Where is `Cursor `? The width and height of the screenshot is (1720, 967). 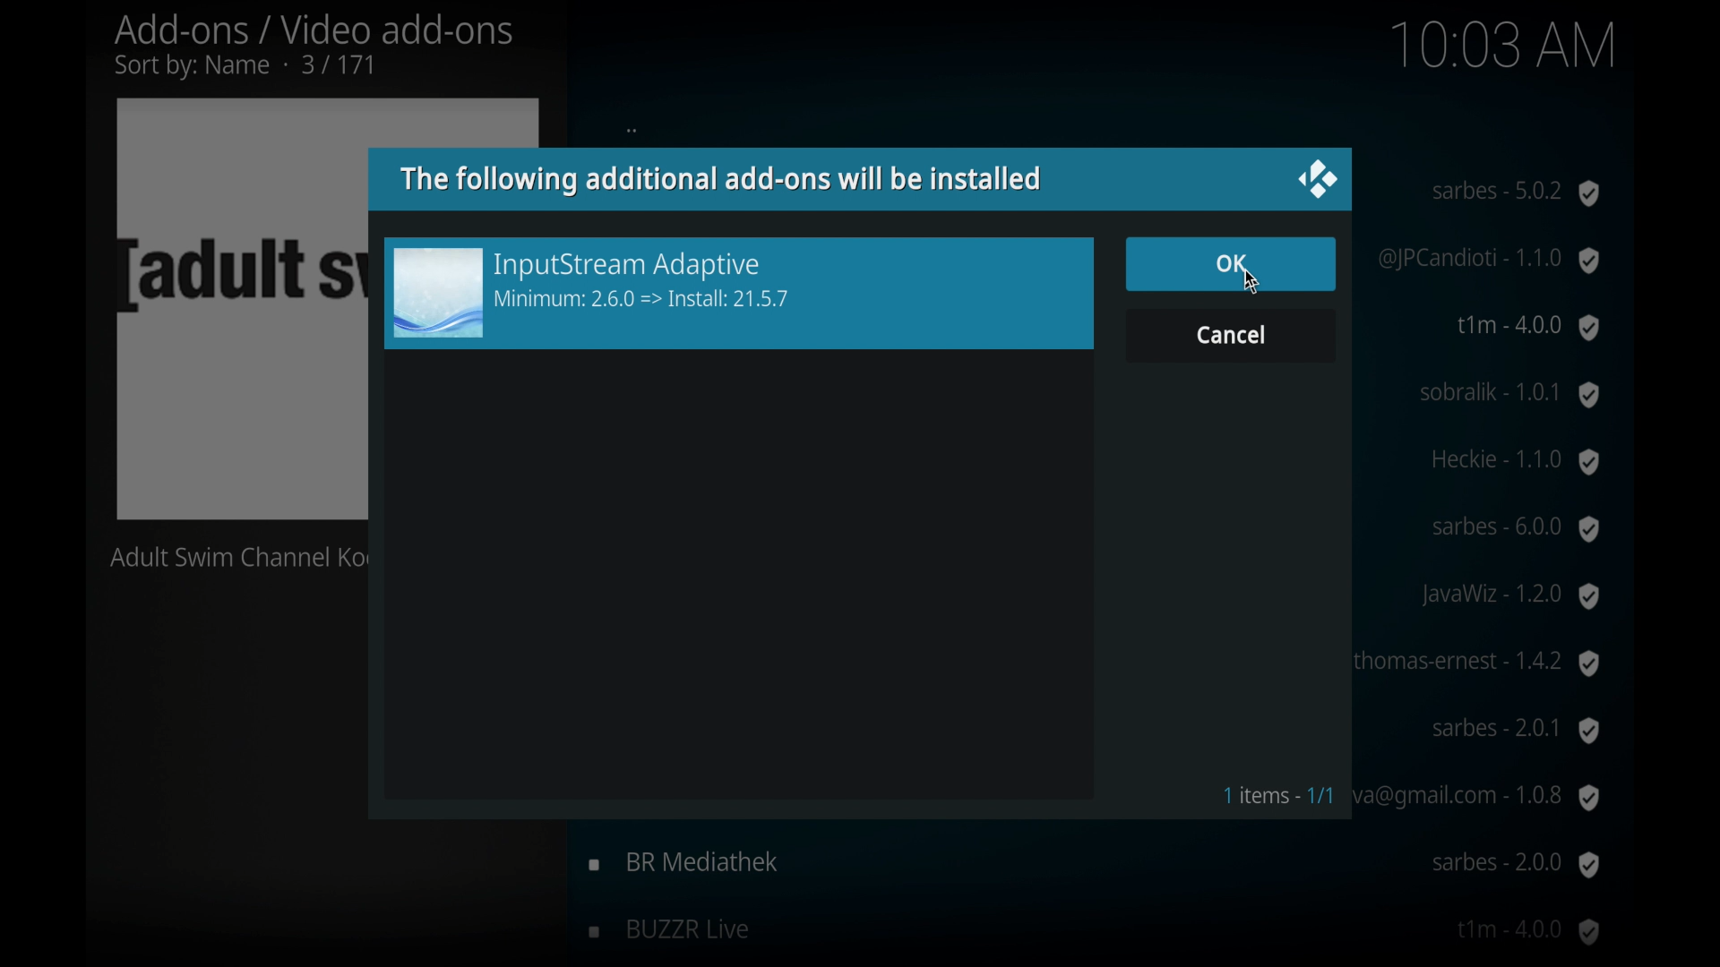 Cursor  is located at coordinates (1255, 283).